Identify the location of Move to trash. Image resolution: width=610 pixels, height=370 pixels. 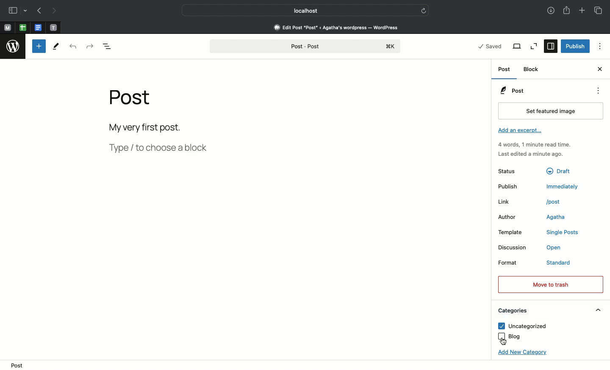
(550, 284).